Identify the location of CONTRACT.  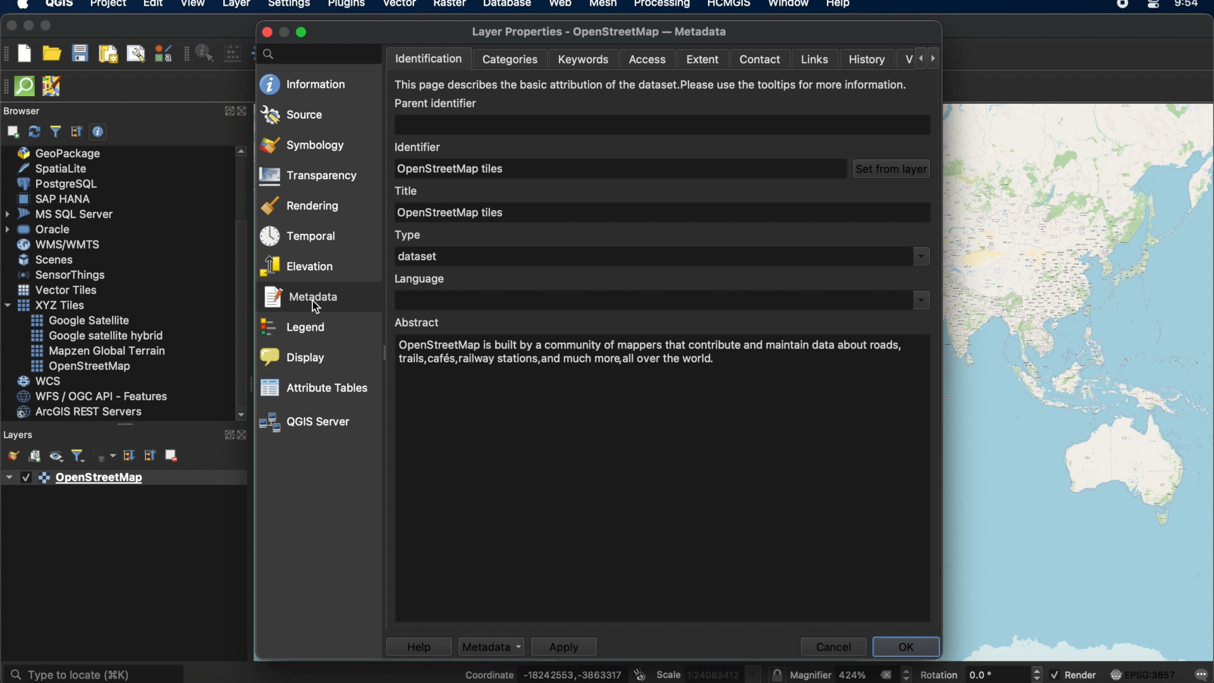
(242, 436).